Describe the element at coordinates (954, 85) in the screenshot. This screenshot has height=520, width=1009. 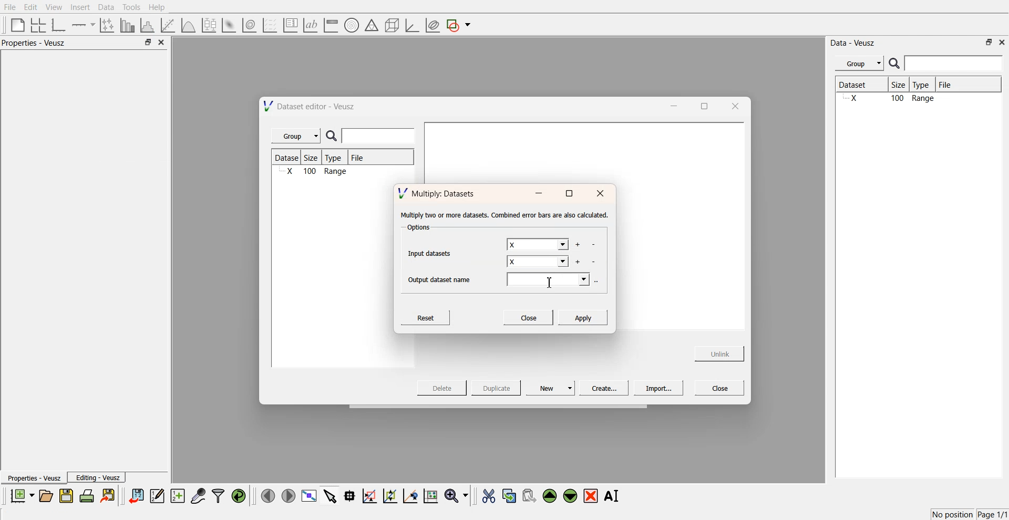
I see `File` at that location.